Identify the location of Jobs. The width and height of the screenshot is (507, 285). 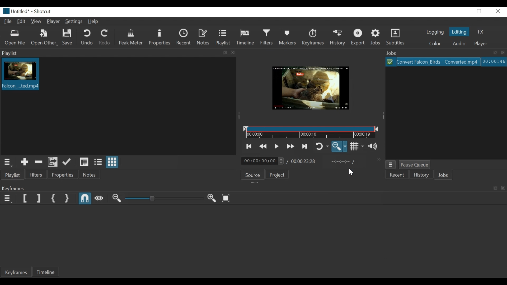
(376, 37).